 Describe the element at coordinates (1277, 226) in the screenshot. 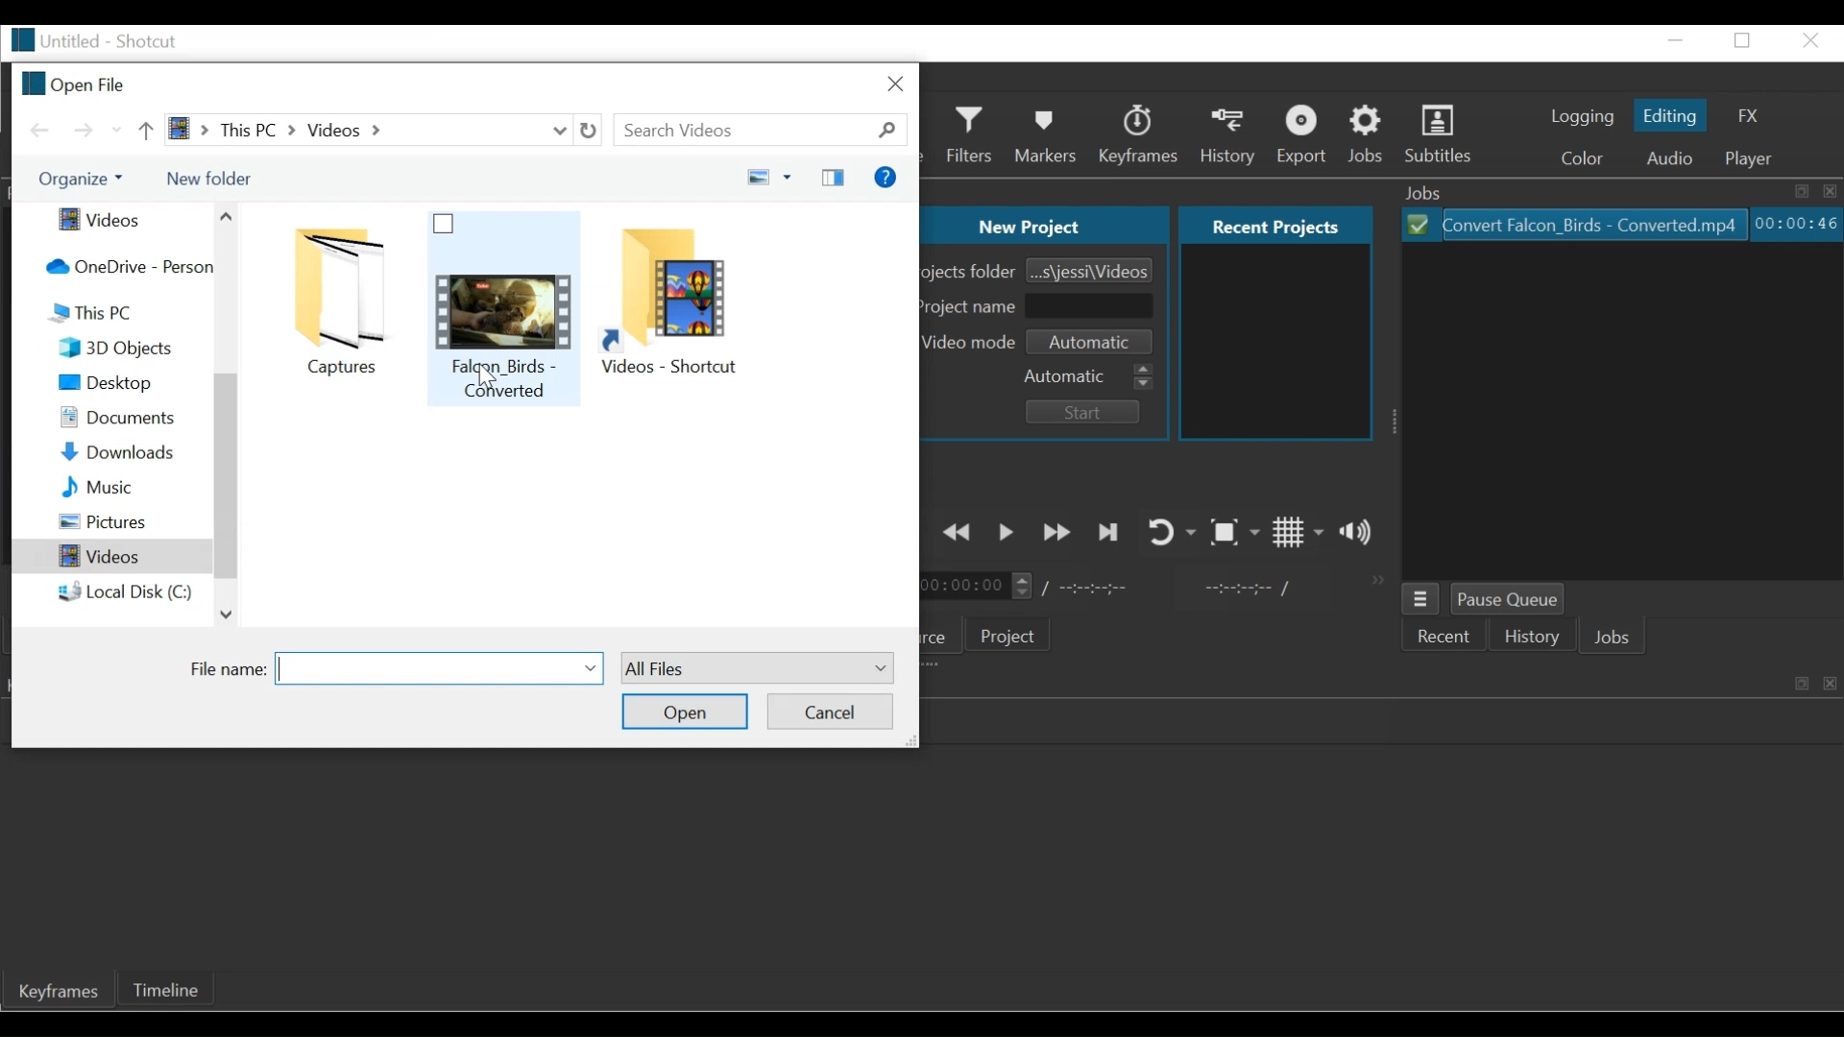

I see `Recent projects Tab` at that location.